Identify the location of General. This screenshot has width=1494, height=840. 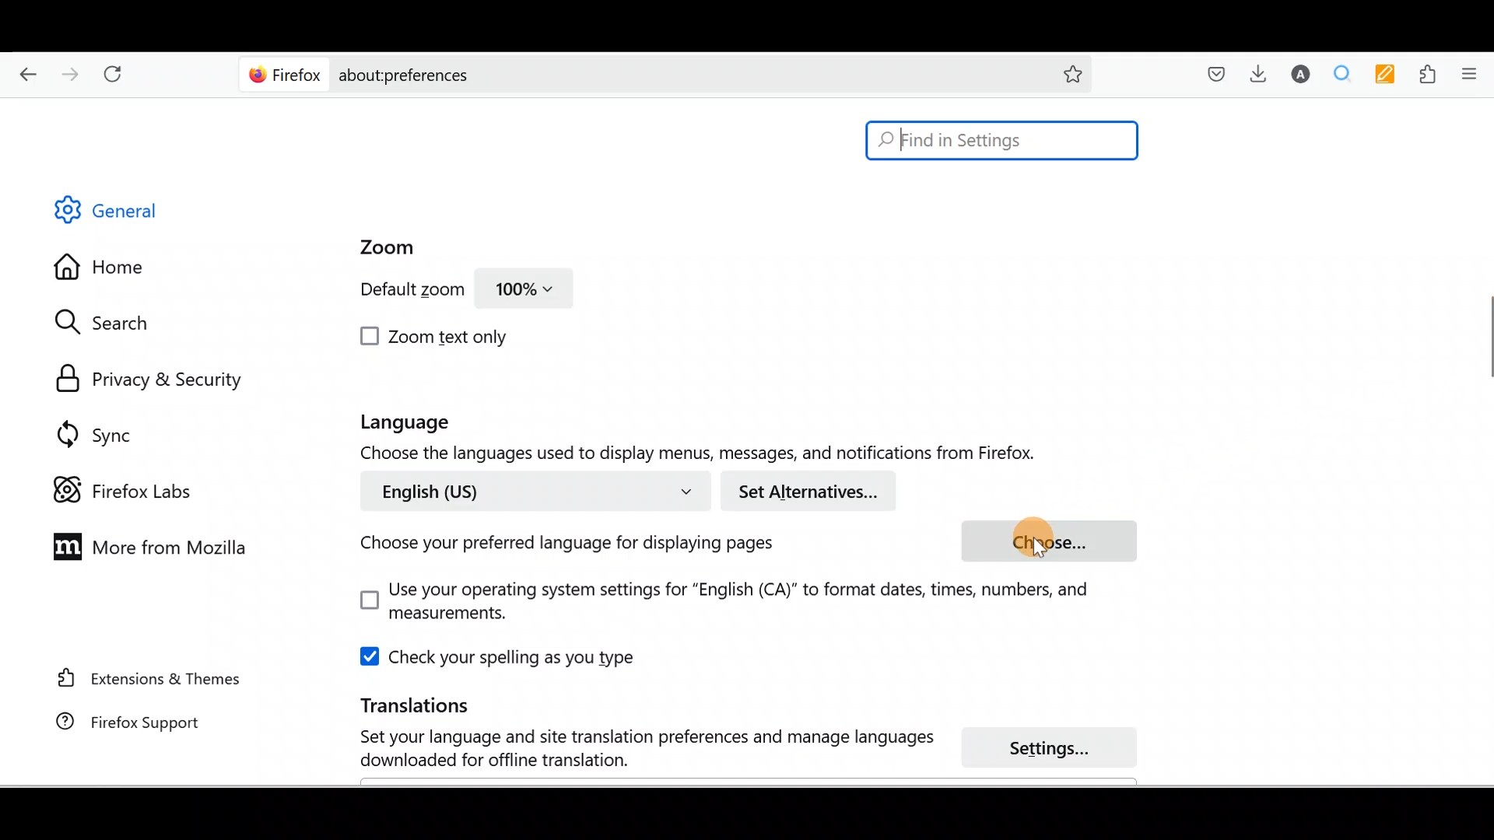
(120, 213).